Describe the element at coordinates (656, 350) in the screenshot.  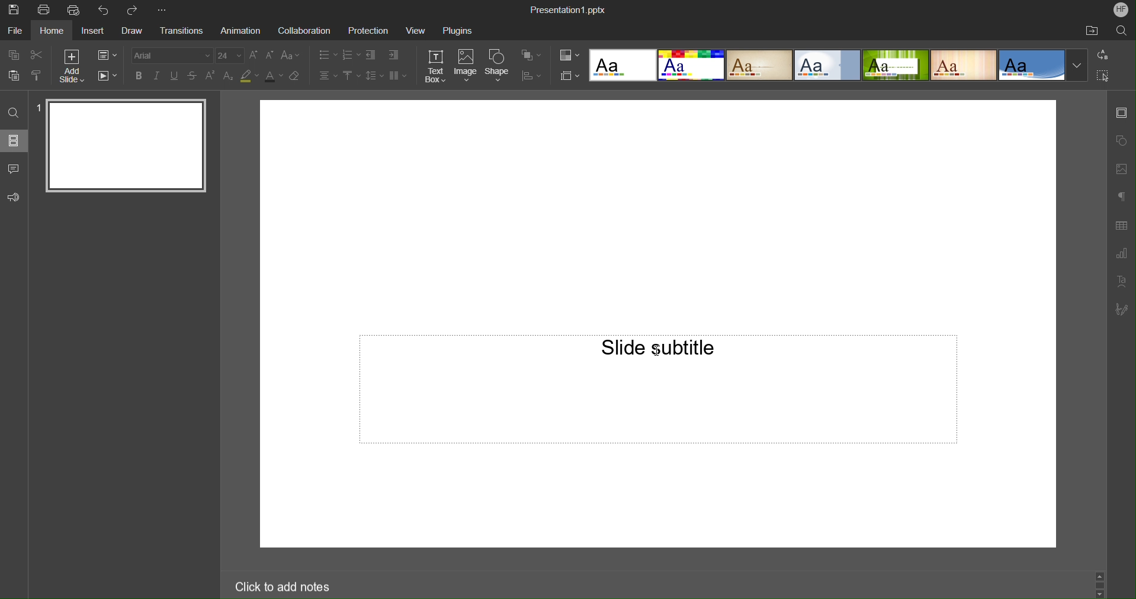
I see `insertion cursor` at that location.